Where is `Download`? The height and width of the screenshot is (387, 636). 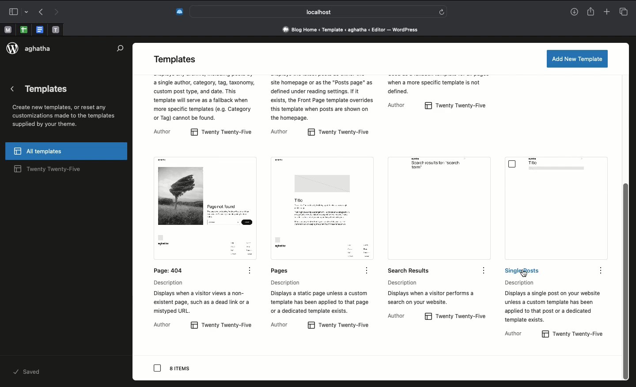 Download is located at coordinates (573, 12).